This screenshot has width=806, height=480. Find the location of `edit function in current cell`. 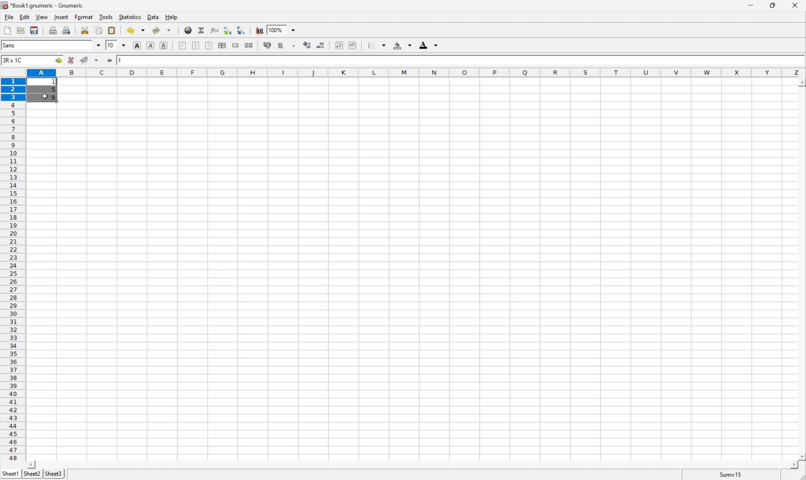

edit function in current cell is located at coordinates (215, 29).